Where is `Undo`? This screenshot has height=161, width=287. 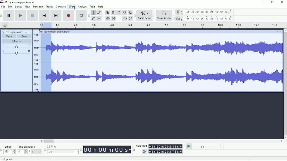 Undo is located at coordinates (125, 19).